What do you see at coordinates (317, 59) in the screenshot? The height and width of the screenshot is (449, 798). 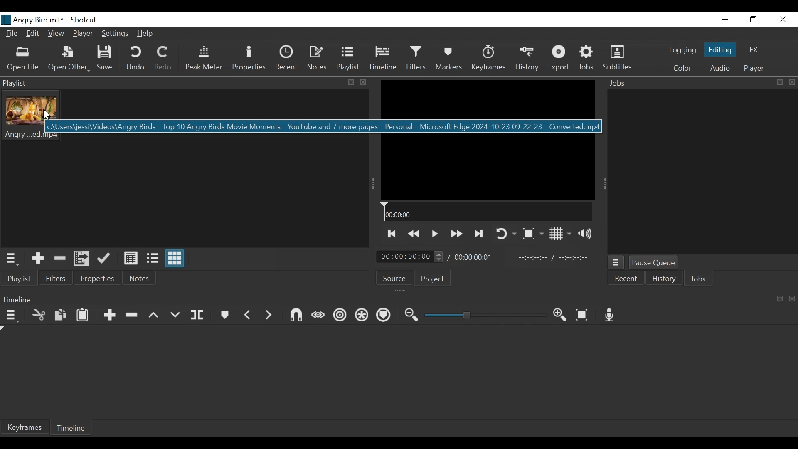 I see `Notes` at bounding box center [317, 59].